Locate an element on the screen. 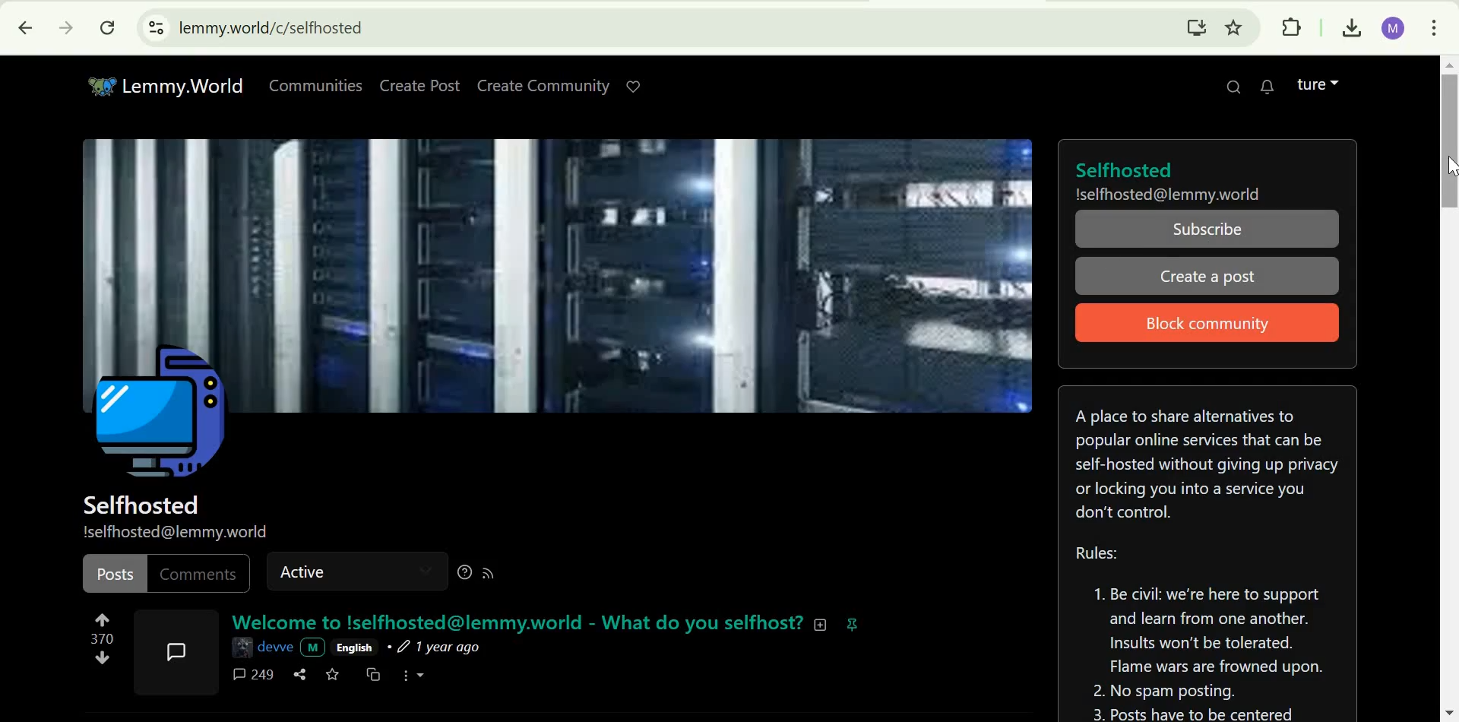  Create Community is located at coordinates (541, 86).